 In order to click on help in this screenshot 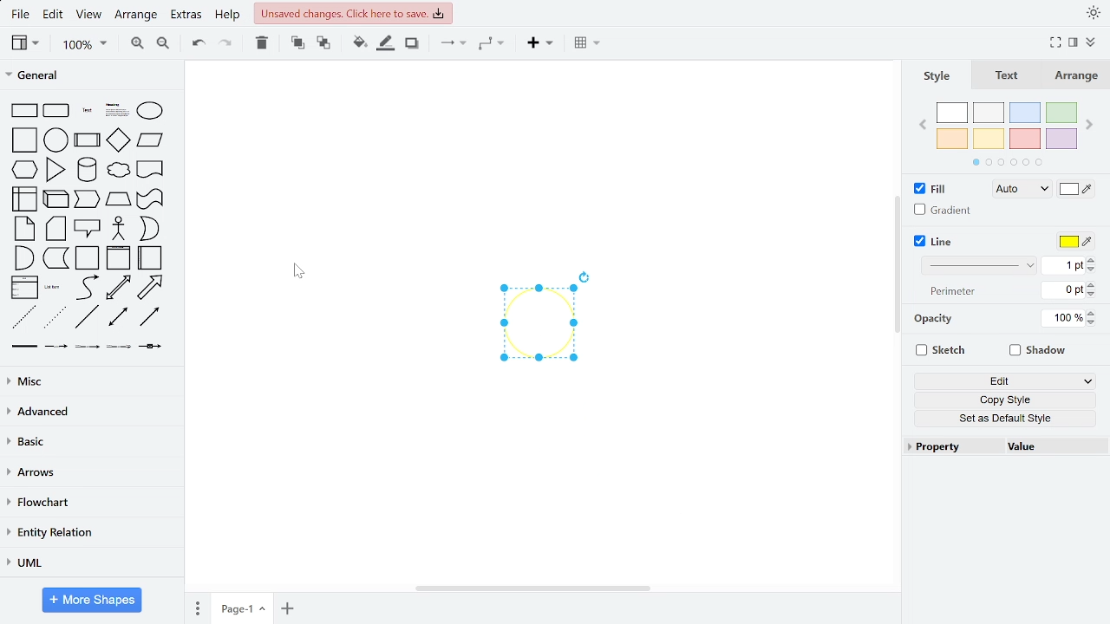, I will do `click(226, 16)`.